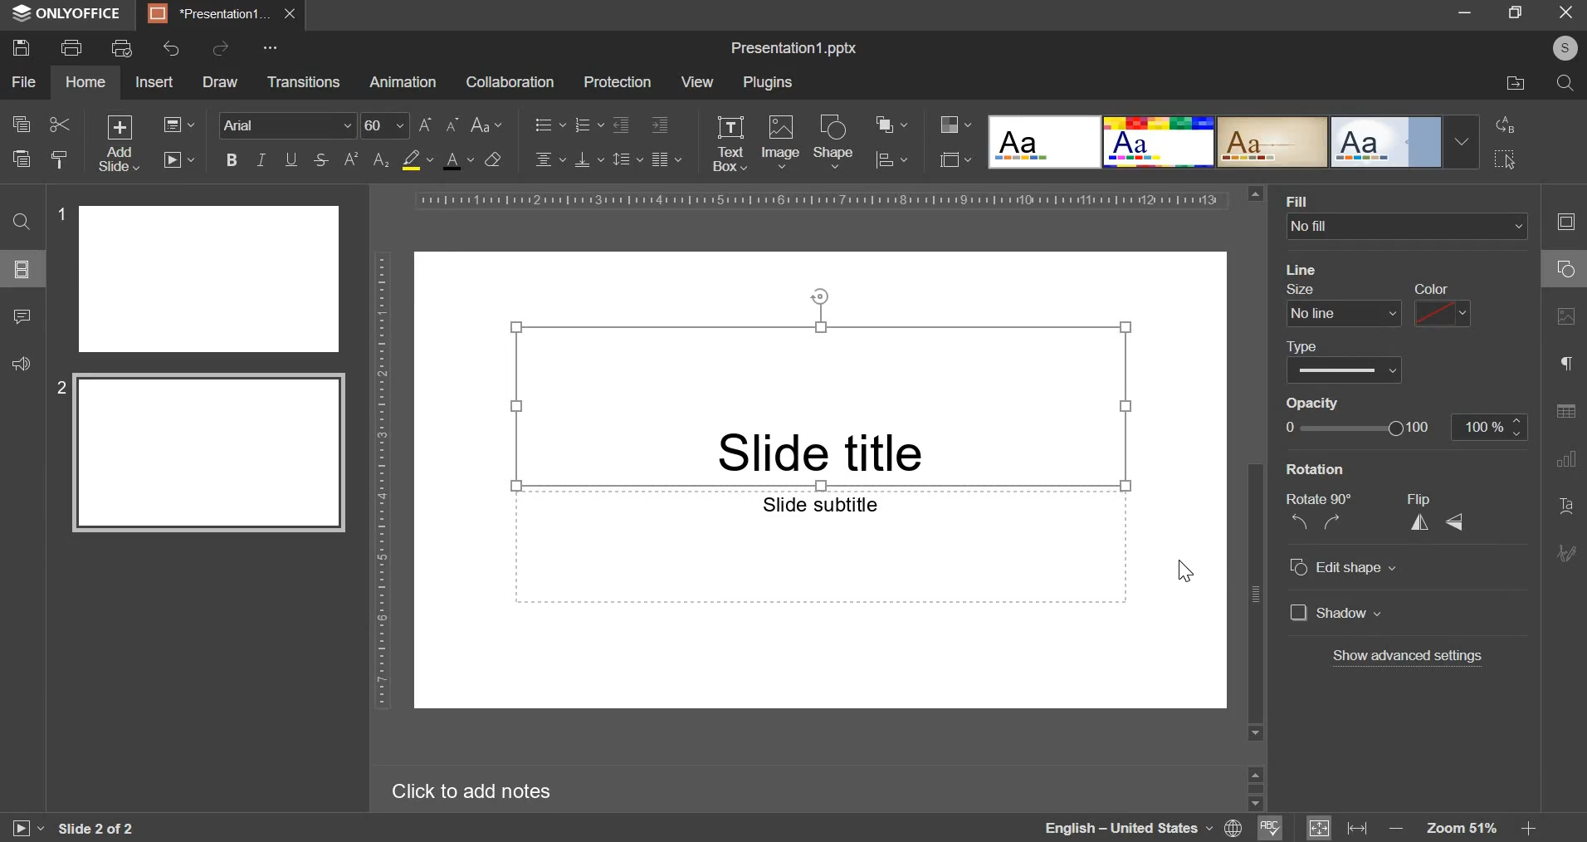  Describe the element at coordinates (71, 46) in the screenshot. I see `print` at that location.